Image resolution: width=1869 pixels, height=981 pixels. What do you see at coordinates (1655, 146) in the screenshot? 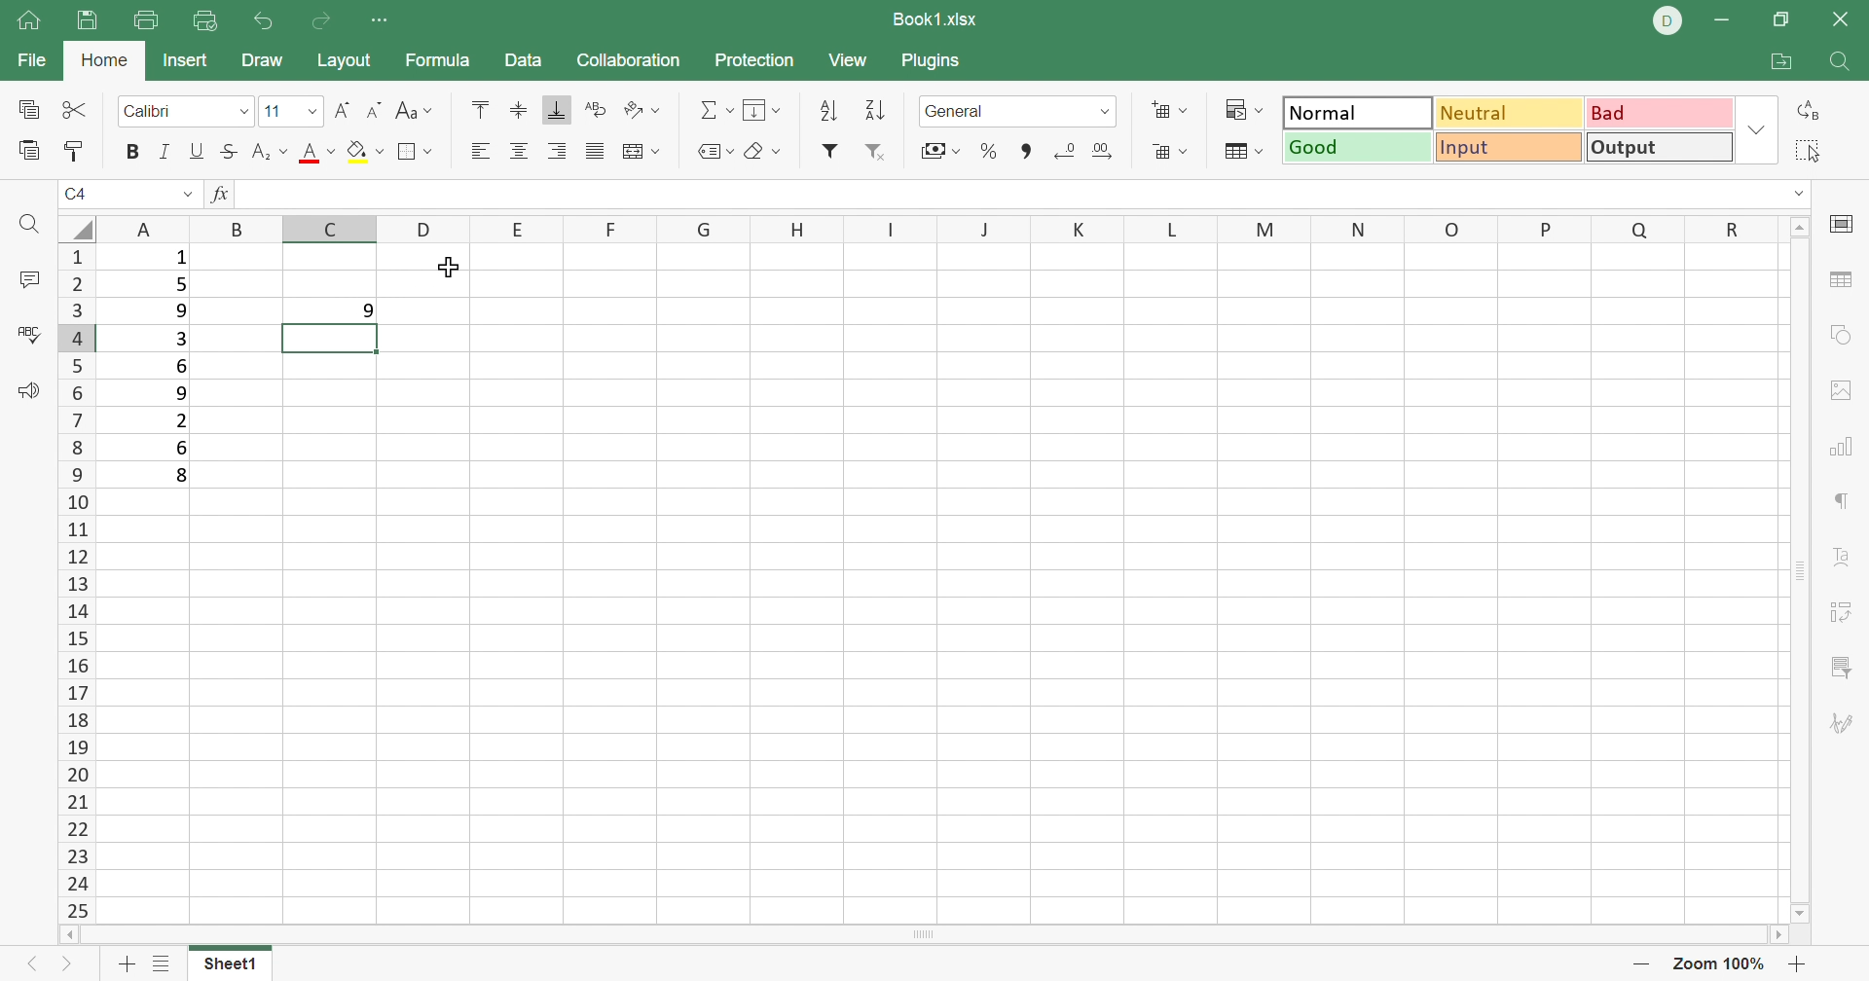
I see `Output` at bounding box center [1655, 146].